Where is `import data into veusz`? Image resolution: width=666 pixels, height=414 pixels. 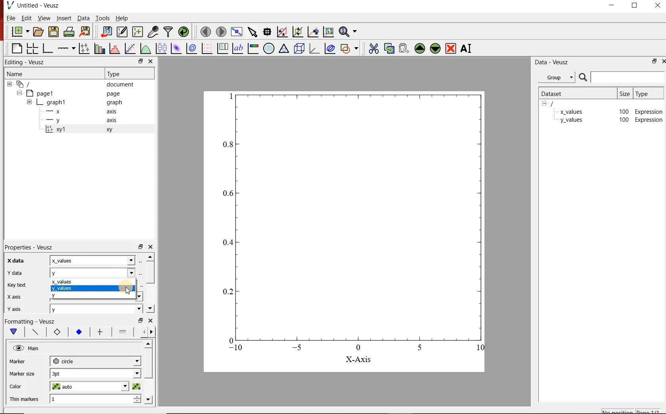 import data into veusz is located at coordinates (106, 32).